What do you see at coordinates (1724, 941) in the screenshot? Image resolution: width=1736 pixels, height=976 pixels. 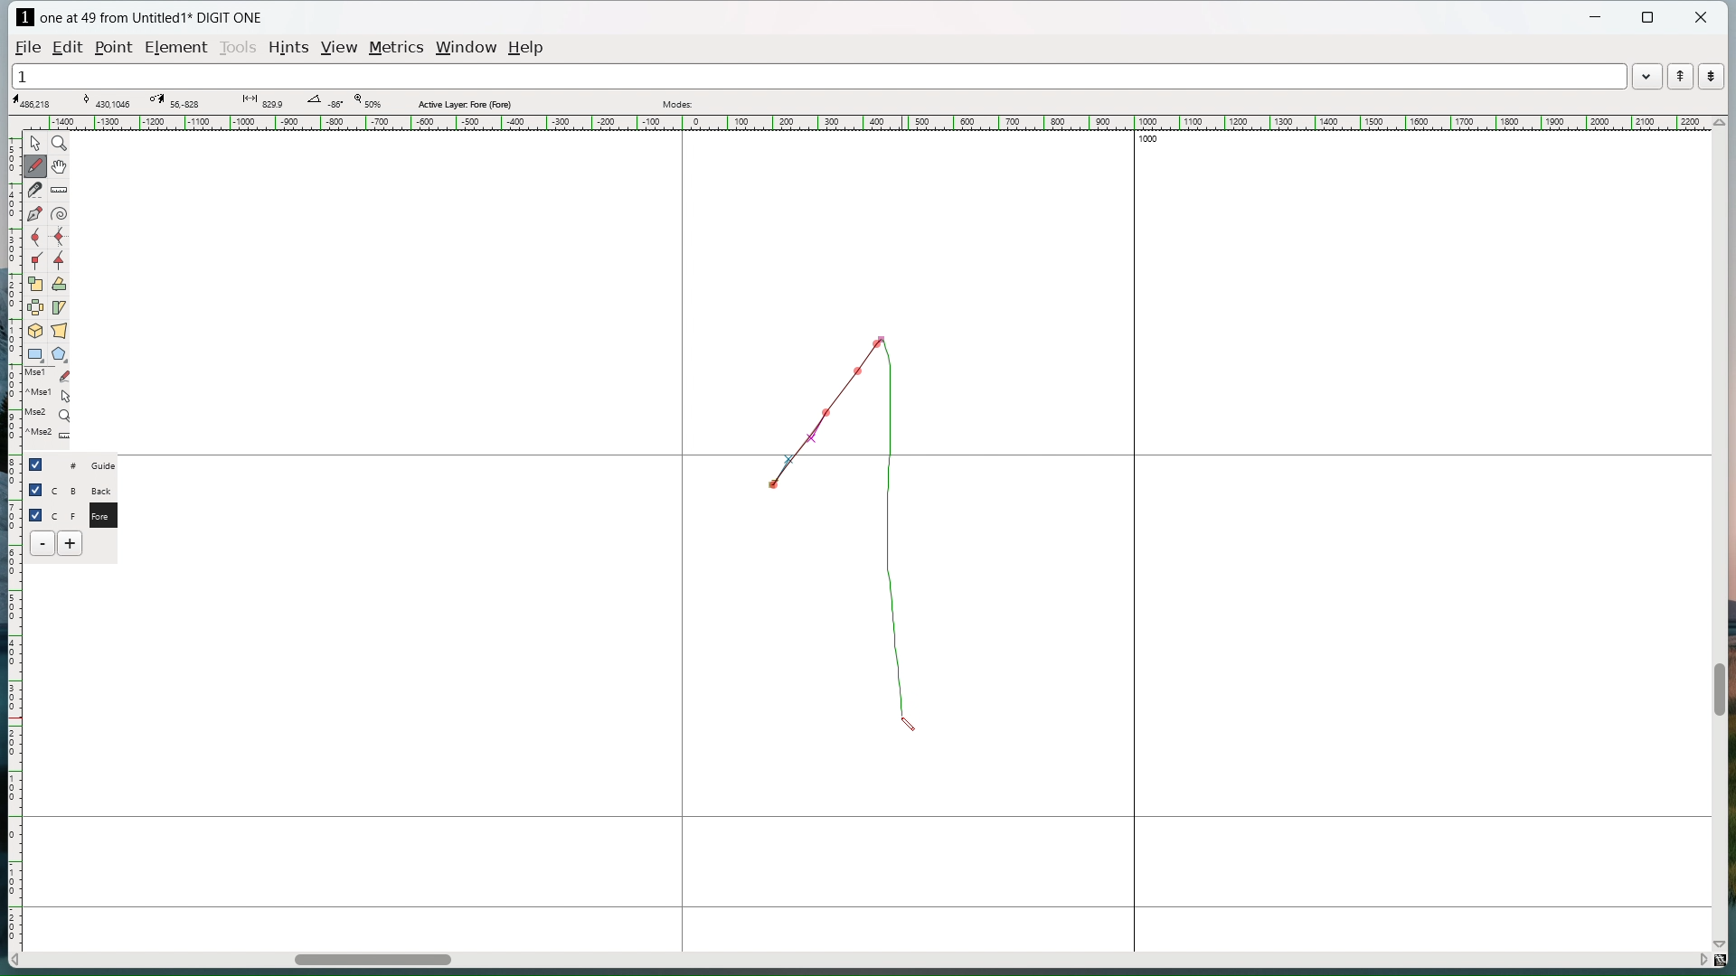 I see `scroll down` at bounding box center [1724, 941].